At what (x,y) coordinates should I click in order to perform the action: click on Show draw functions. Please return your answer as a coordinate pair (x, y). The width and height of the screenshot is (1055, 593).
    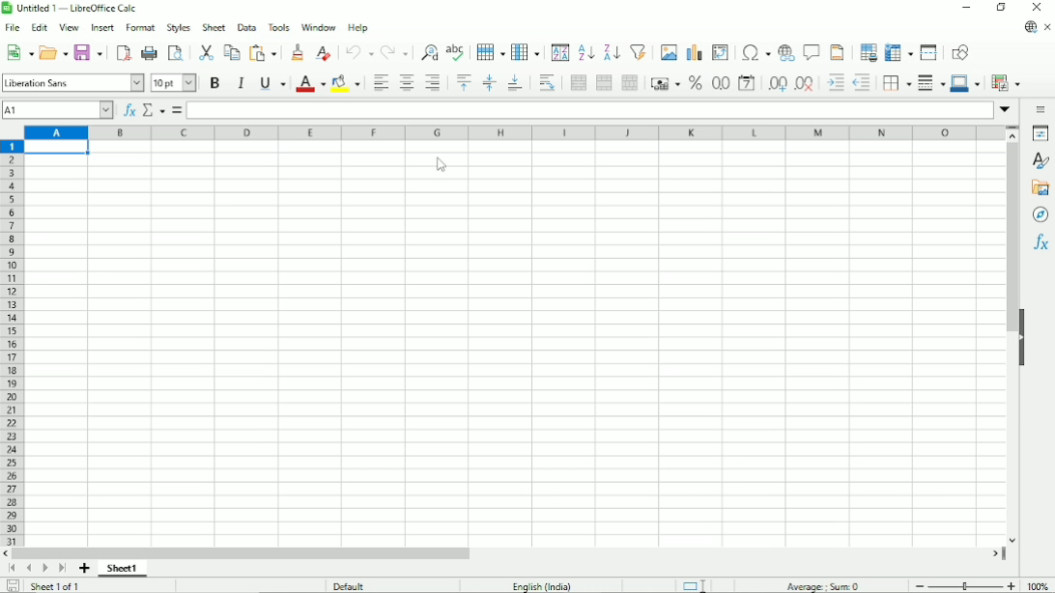
    Looking at the image, I should click on (960, 51).